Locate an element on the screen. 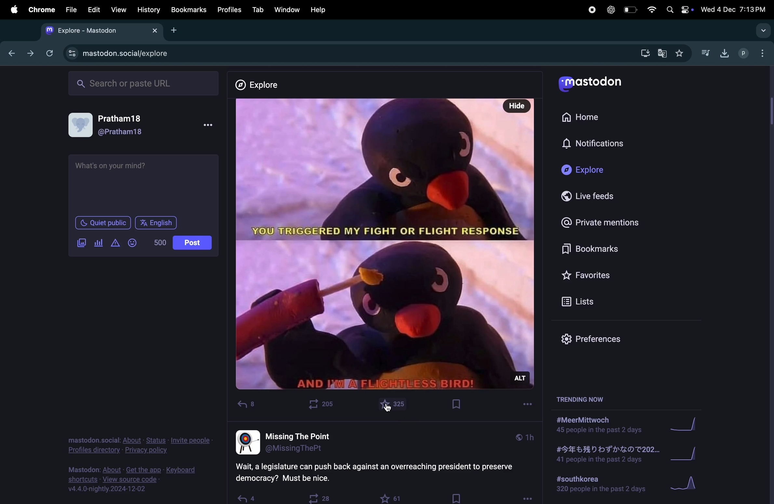  refresh is located at coordinates (48, 53).